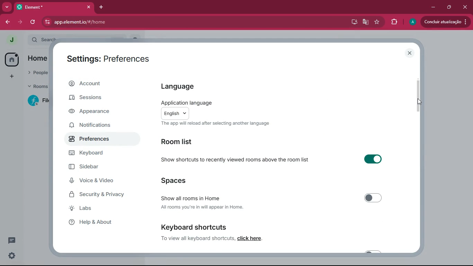  Describe the element at coordinates (100, 224) in the screenshot. I see `help` at that location.